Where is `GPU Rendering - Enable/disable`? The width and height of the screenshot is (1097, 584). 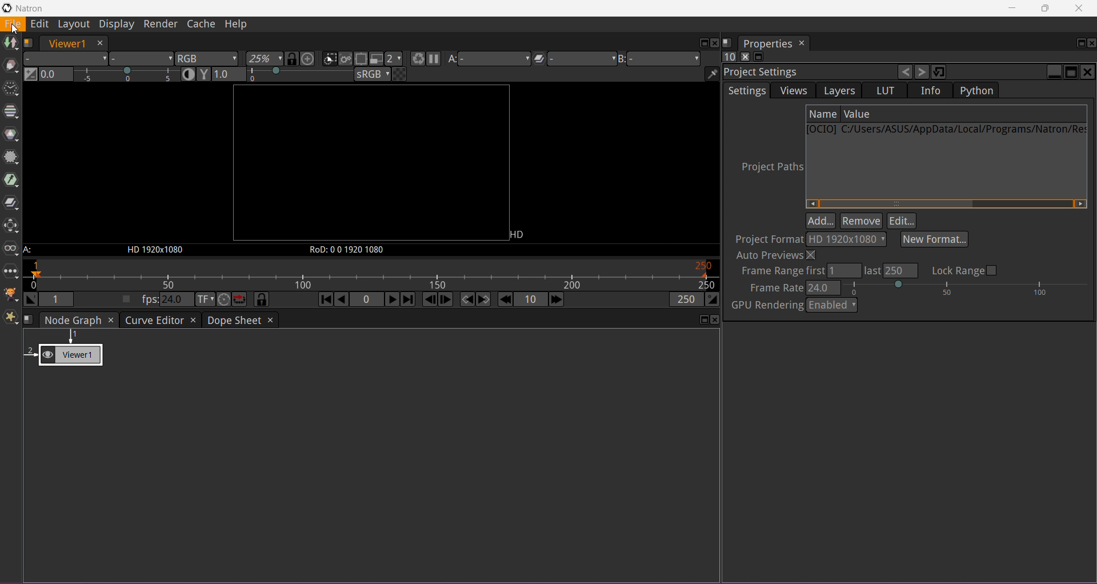 GPU Rendering - Enable/disable is located at coordinates (794, 306).